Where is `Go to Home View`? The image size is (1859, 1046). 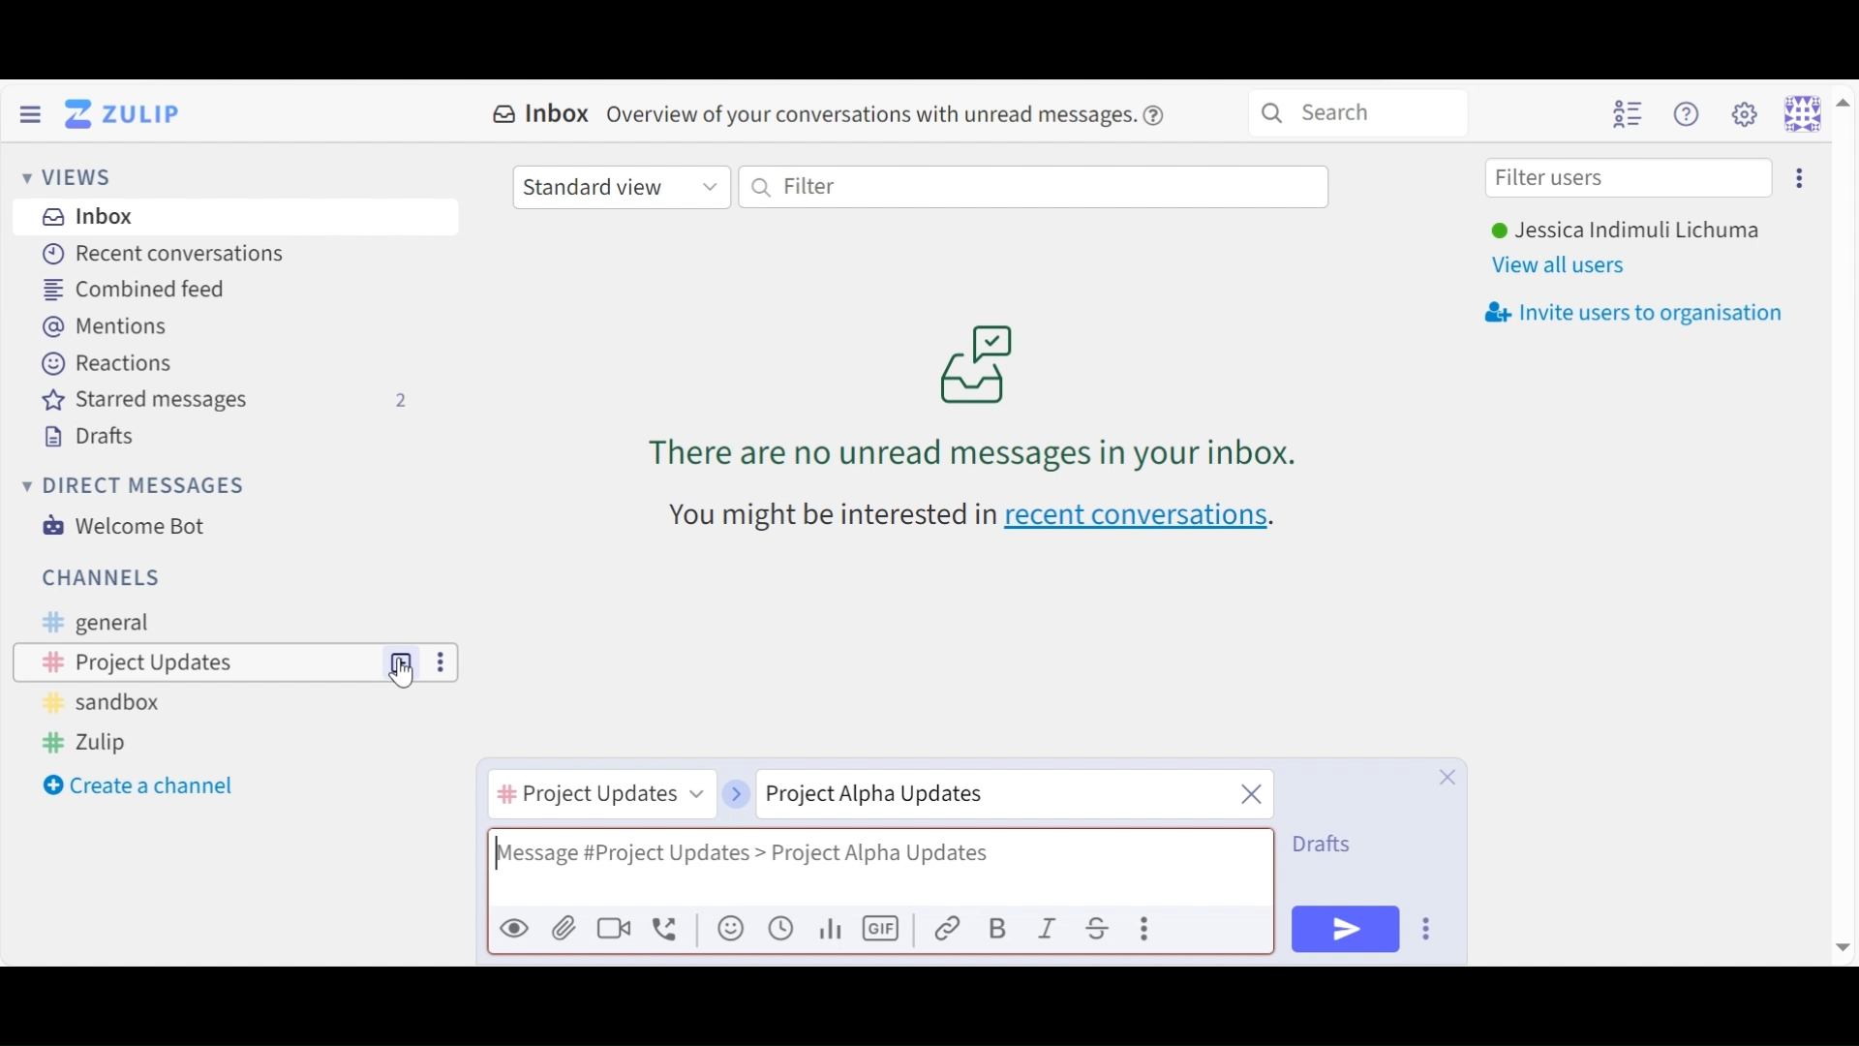 Go to Home View is located at coordinates (127, 114).